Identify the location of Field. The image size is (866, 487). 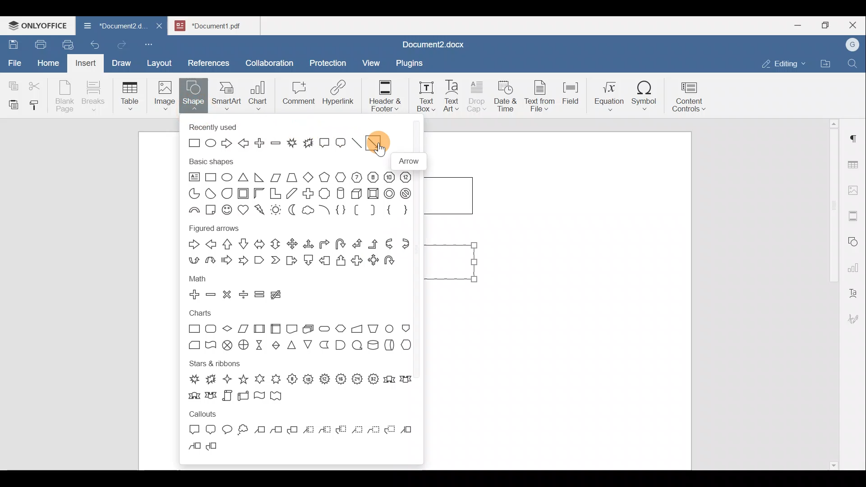
(571, 92).